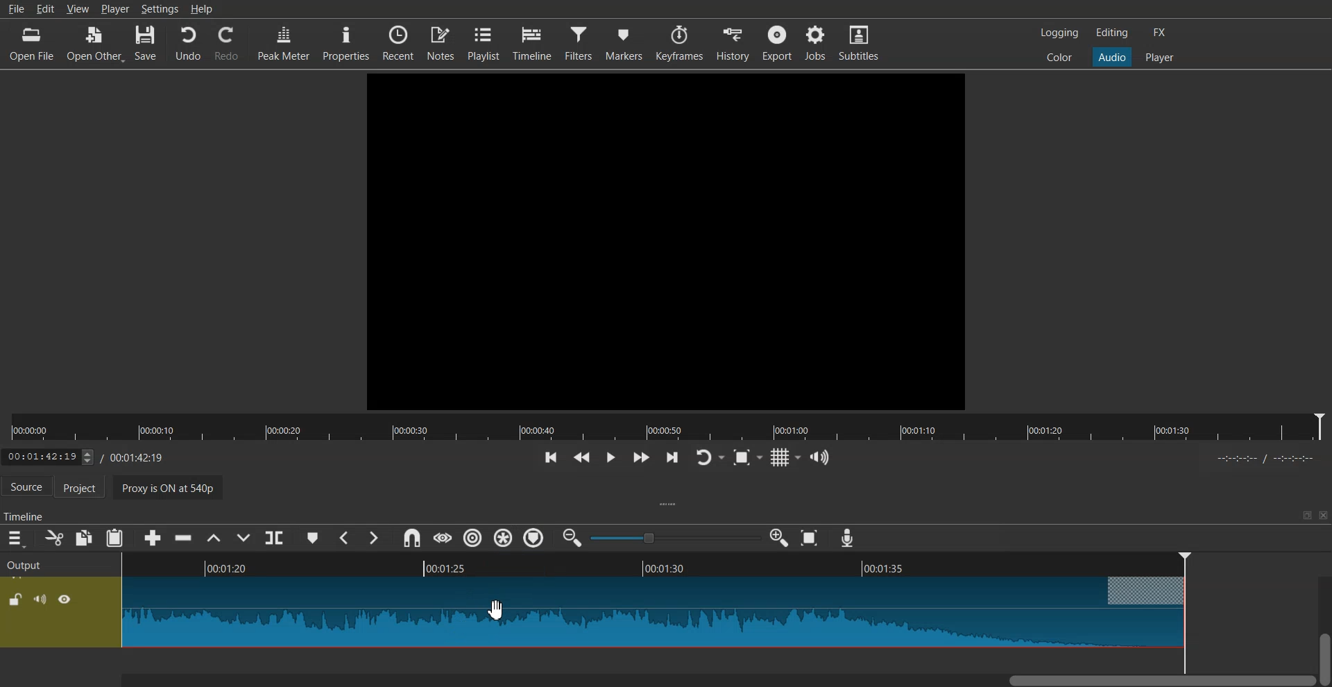  What do you see at coordinates (640, 457) in the screenshot?
I see `Play quickly forwards` at bounding box center [640, 457].